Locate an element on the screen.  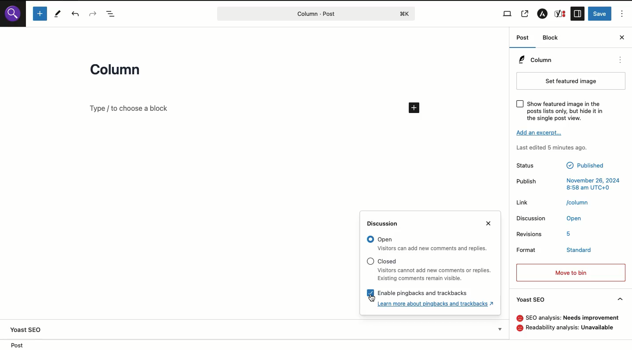
Close is located at coordinates (488, 223).